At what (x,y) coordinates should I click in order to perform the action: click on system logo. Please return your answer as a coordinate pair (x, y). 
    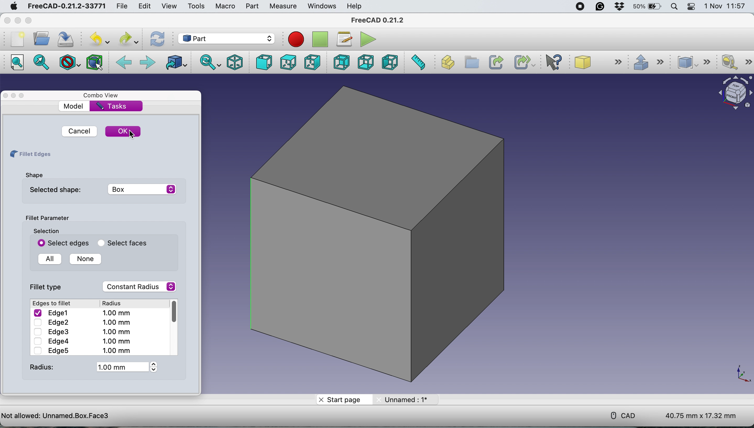
    Looking at the image, I should click on (13, 7).